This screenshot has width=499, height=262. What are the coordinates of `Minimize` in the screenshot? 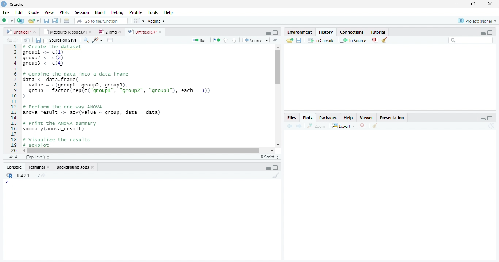 It's located at (457, 4).